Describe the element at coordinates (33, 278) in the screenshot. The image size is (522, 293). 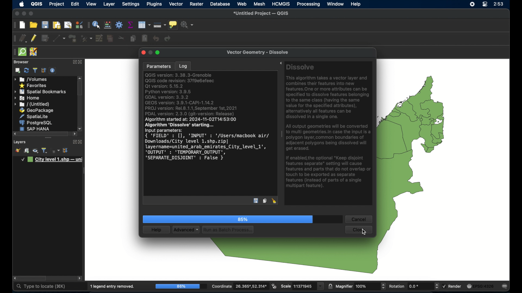
I see `scroll box` at that location.